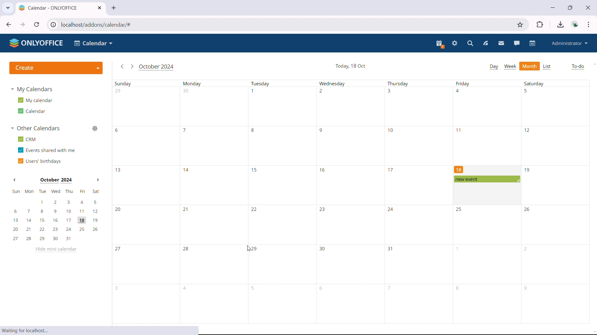 Image resolution: width=597 pixels, height=335 pixels. I want to click on Events shared with me, so click(49, 150).